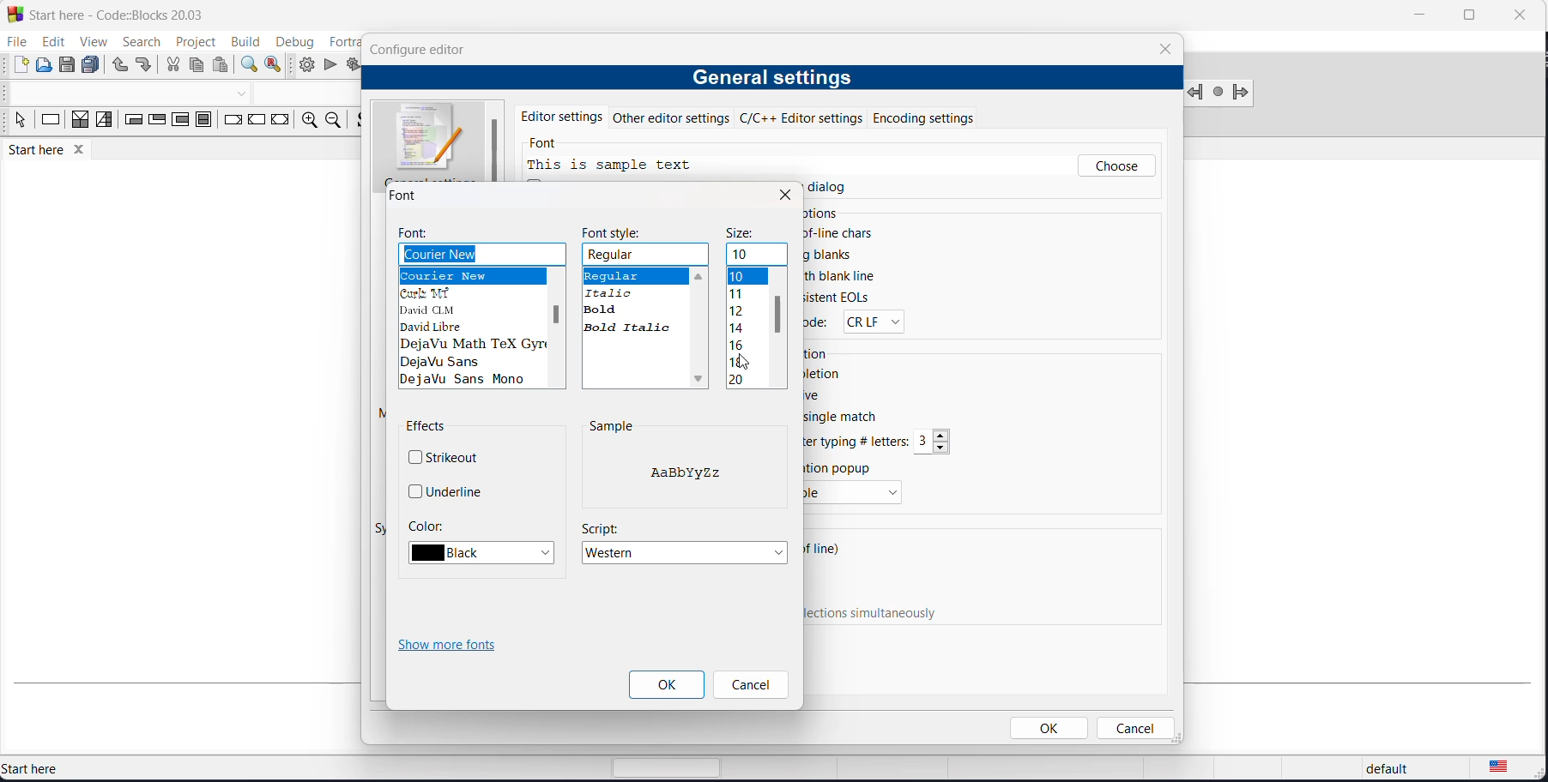  What do you see at coordinates (231, 123) in the screenshot?
I see `break instruction` at bounding box center [231, 123].